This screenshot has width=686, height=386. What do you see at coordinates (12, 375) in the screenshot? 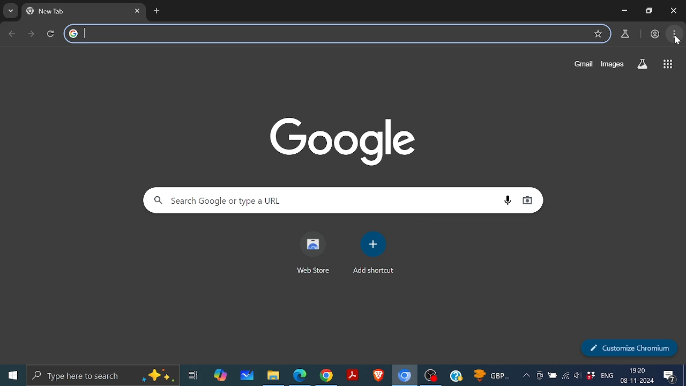
I see `Start` at bounding box center [12, 375].